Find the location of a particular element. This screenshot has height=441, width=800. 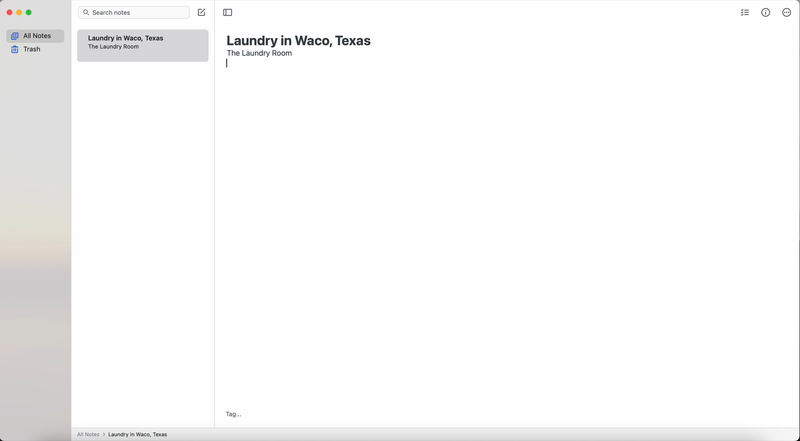

metrics is located at coordinates (766, 12).